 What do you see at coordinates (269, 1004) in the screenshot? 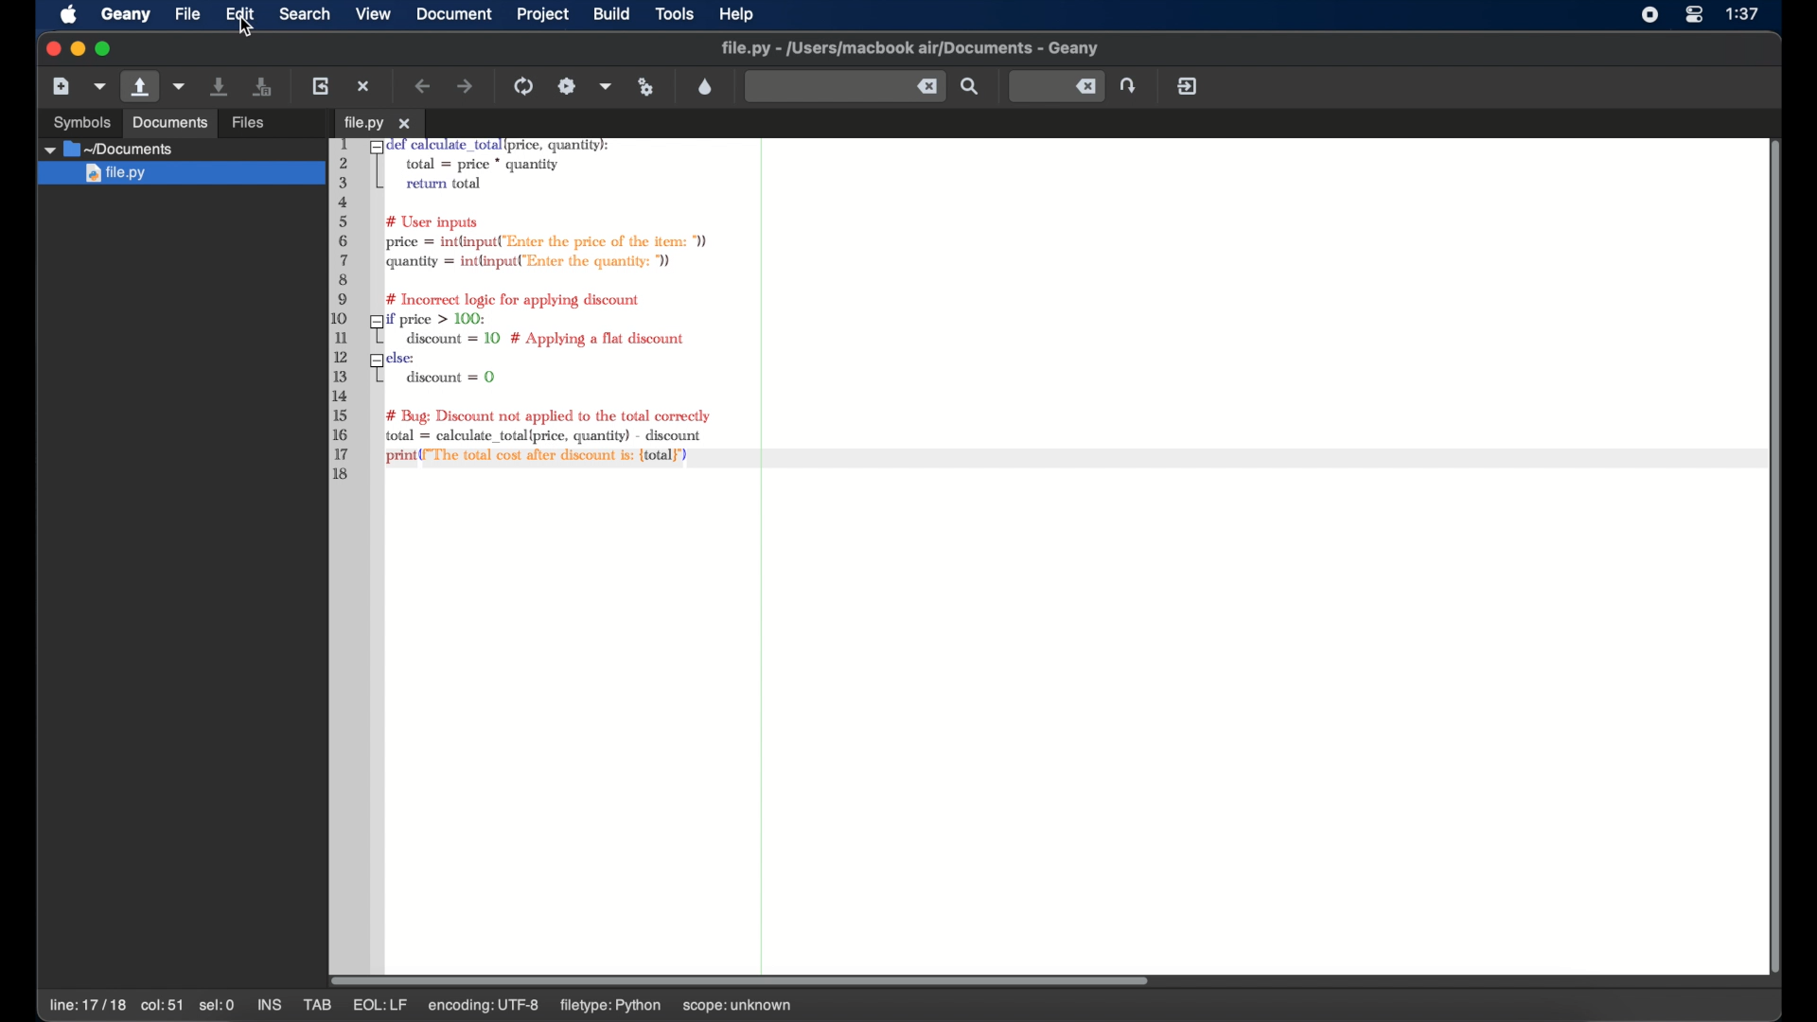
I see `ins` at bounding box center [269, 1004].